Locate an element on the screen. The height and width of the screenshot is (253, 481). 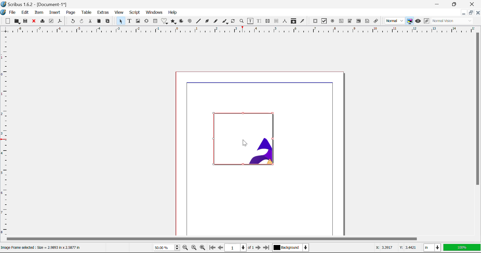
Pdf Push Button is located at coordinates (315, 22).